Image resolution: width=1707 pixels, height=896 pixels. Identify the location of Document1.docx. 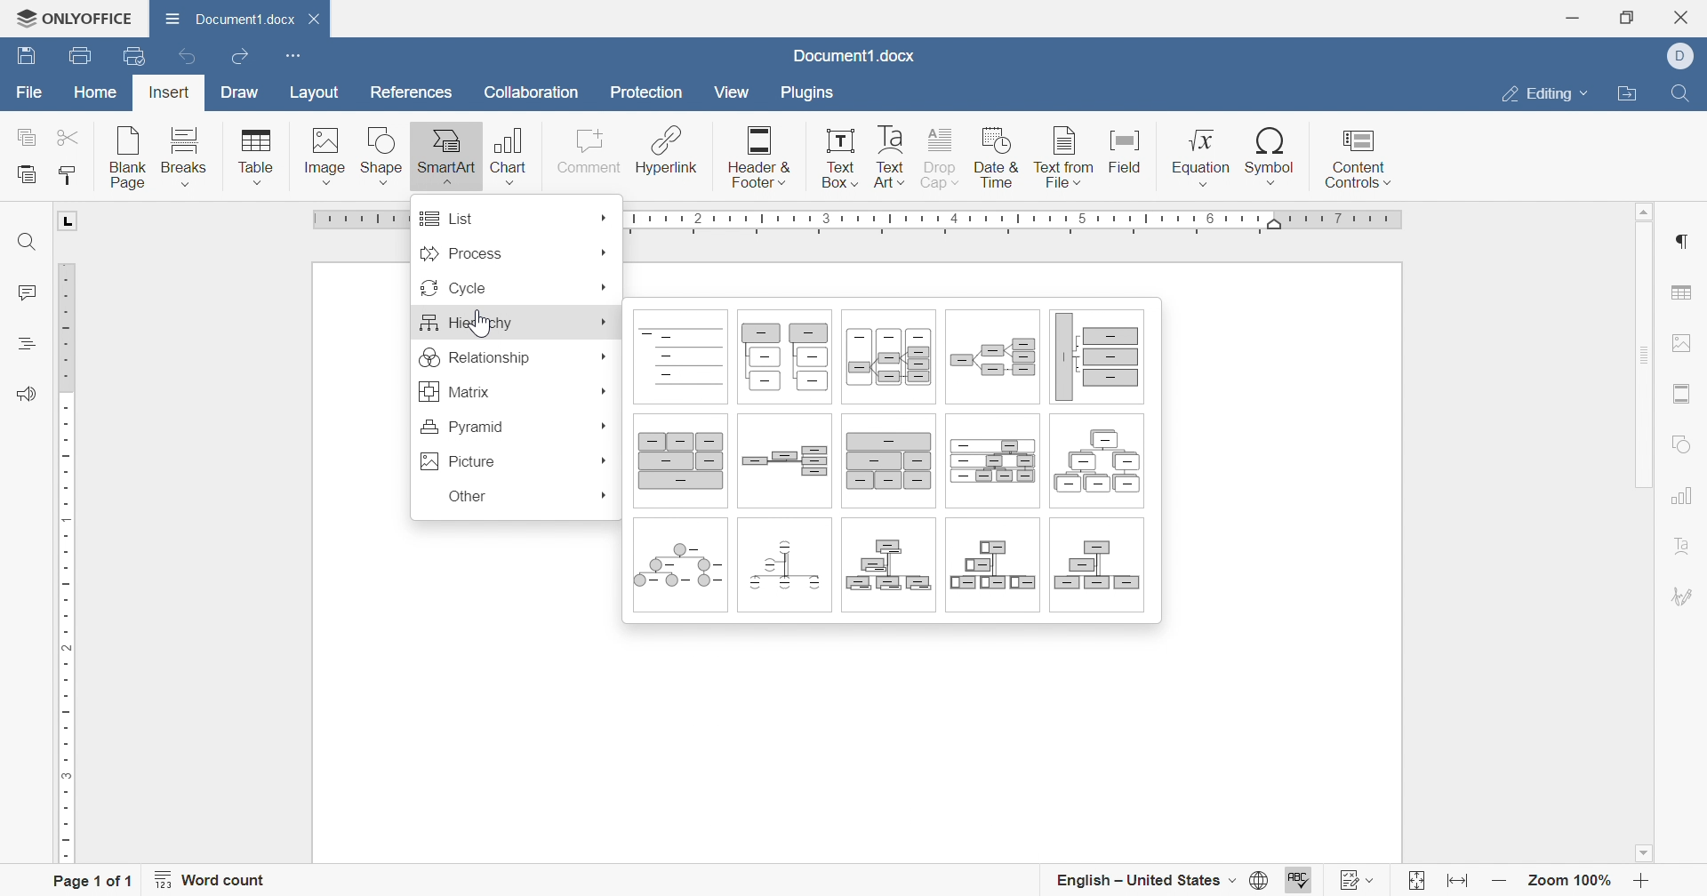
(851, 55).